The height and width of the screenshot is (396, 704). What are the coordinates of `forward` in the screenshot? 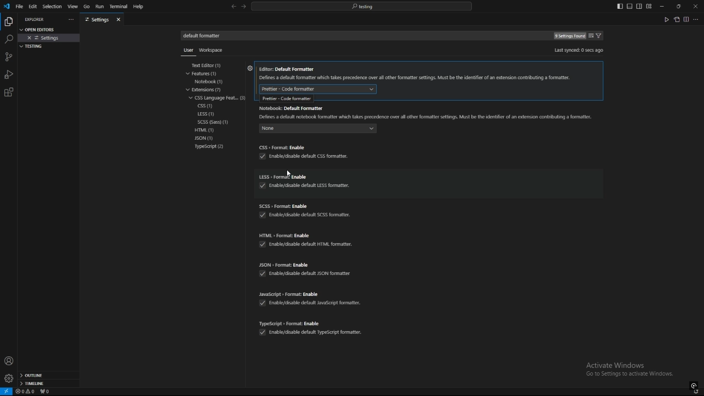 It's located at (244, 7).